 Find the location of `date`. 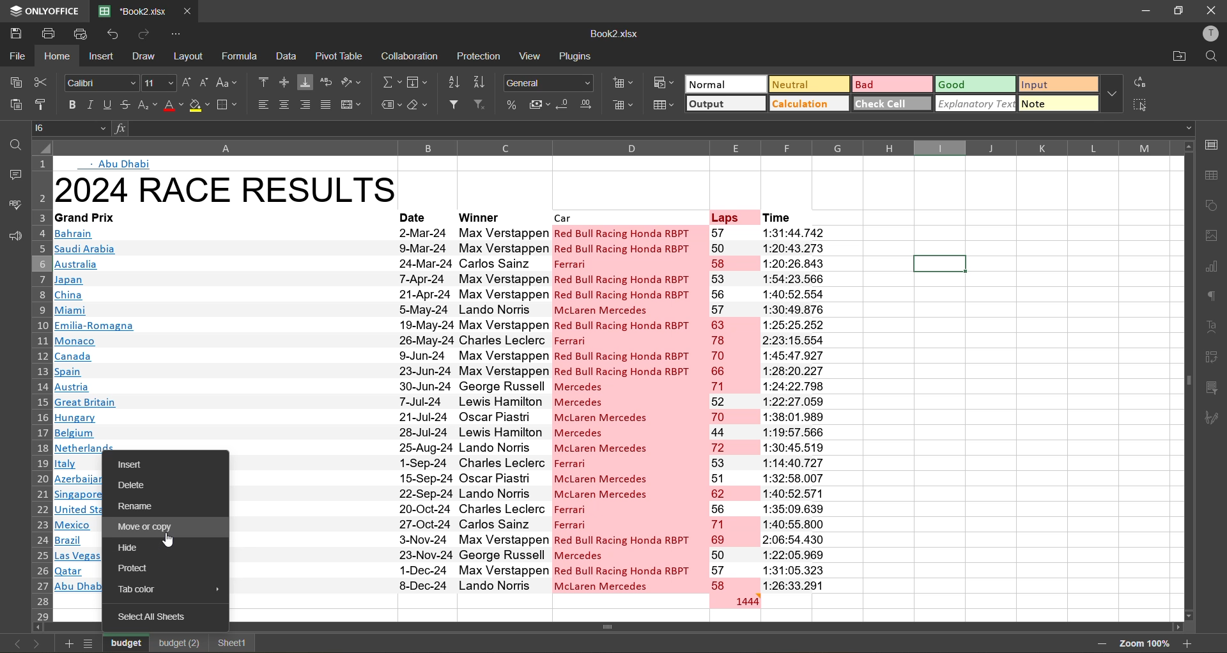

date is located at coordinates (416, 216).